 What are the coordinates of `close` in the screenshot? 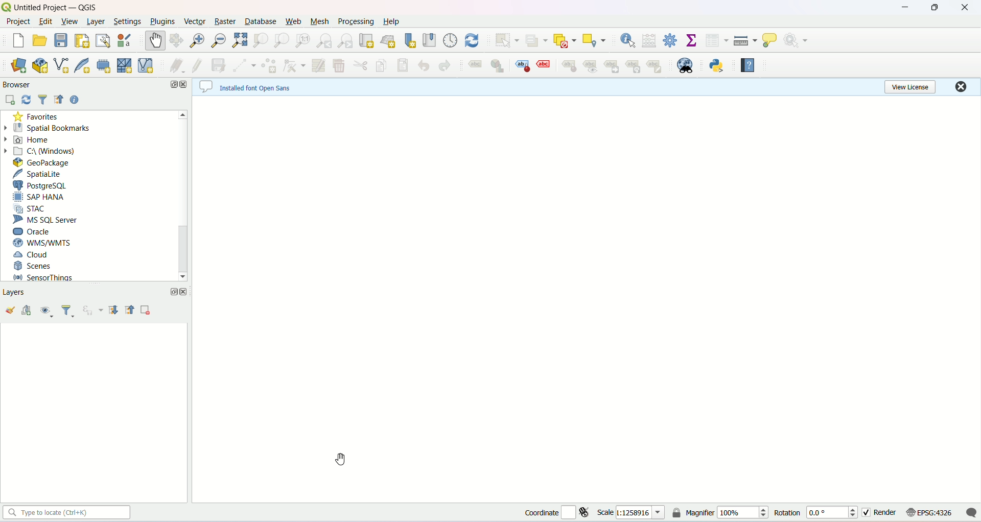 It's located at (183, 294).